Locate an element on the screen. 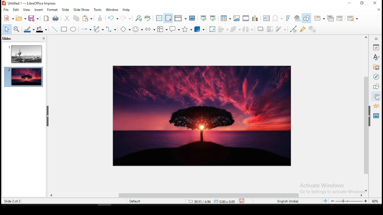 The height and width of the screenshot is (215, 383). crop image is located at coordinates (270, 29).